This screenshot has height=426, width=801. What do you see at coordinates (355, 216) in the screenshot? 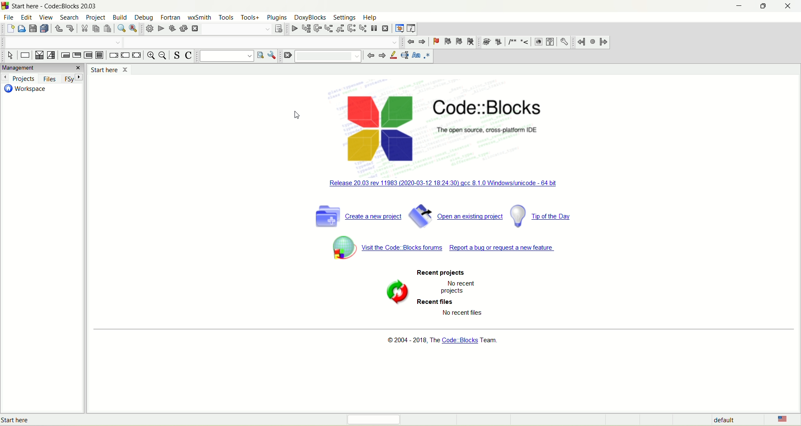
I see `create a new project` at bounding box center [355, 216].